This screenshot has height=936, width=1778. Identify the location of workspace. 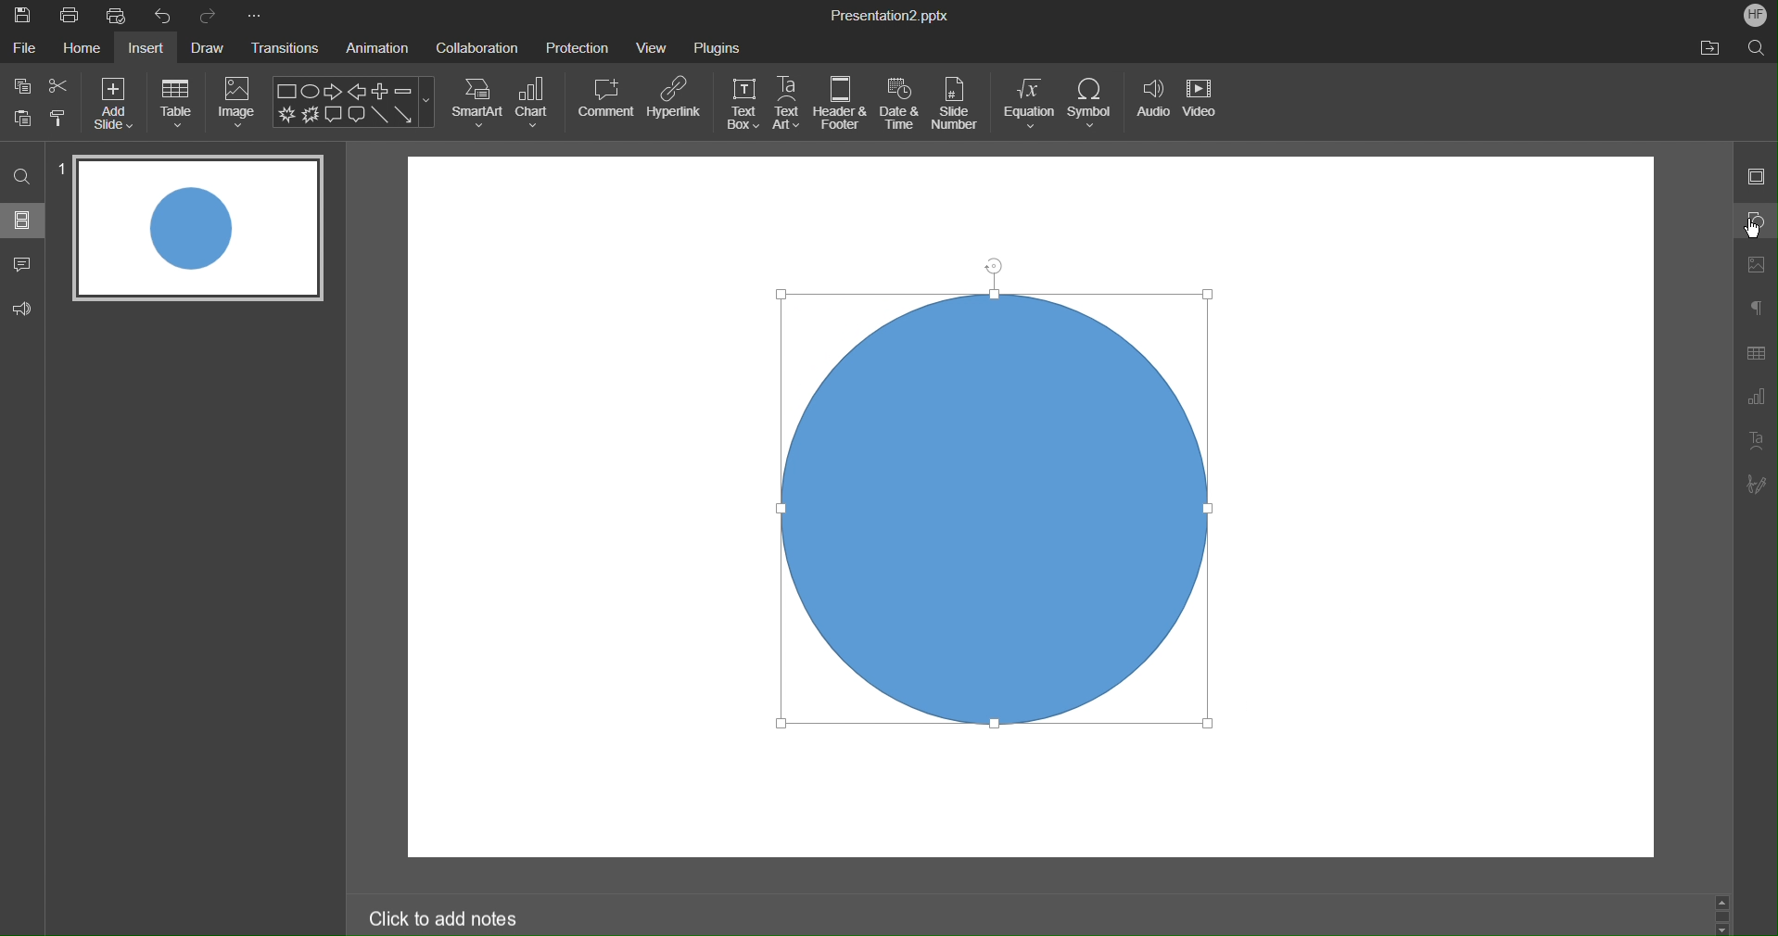
(1458, 508).